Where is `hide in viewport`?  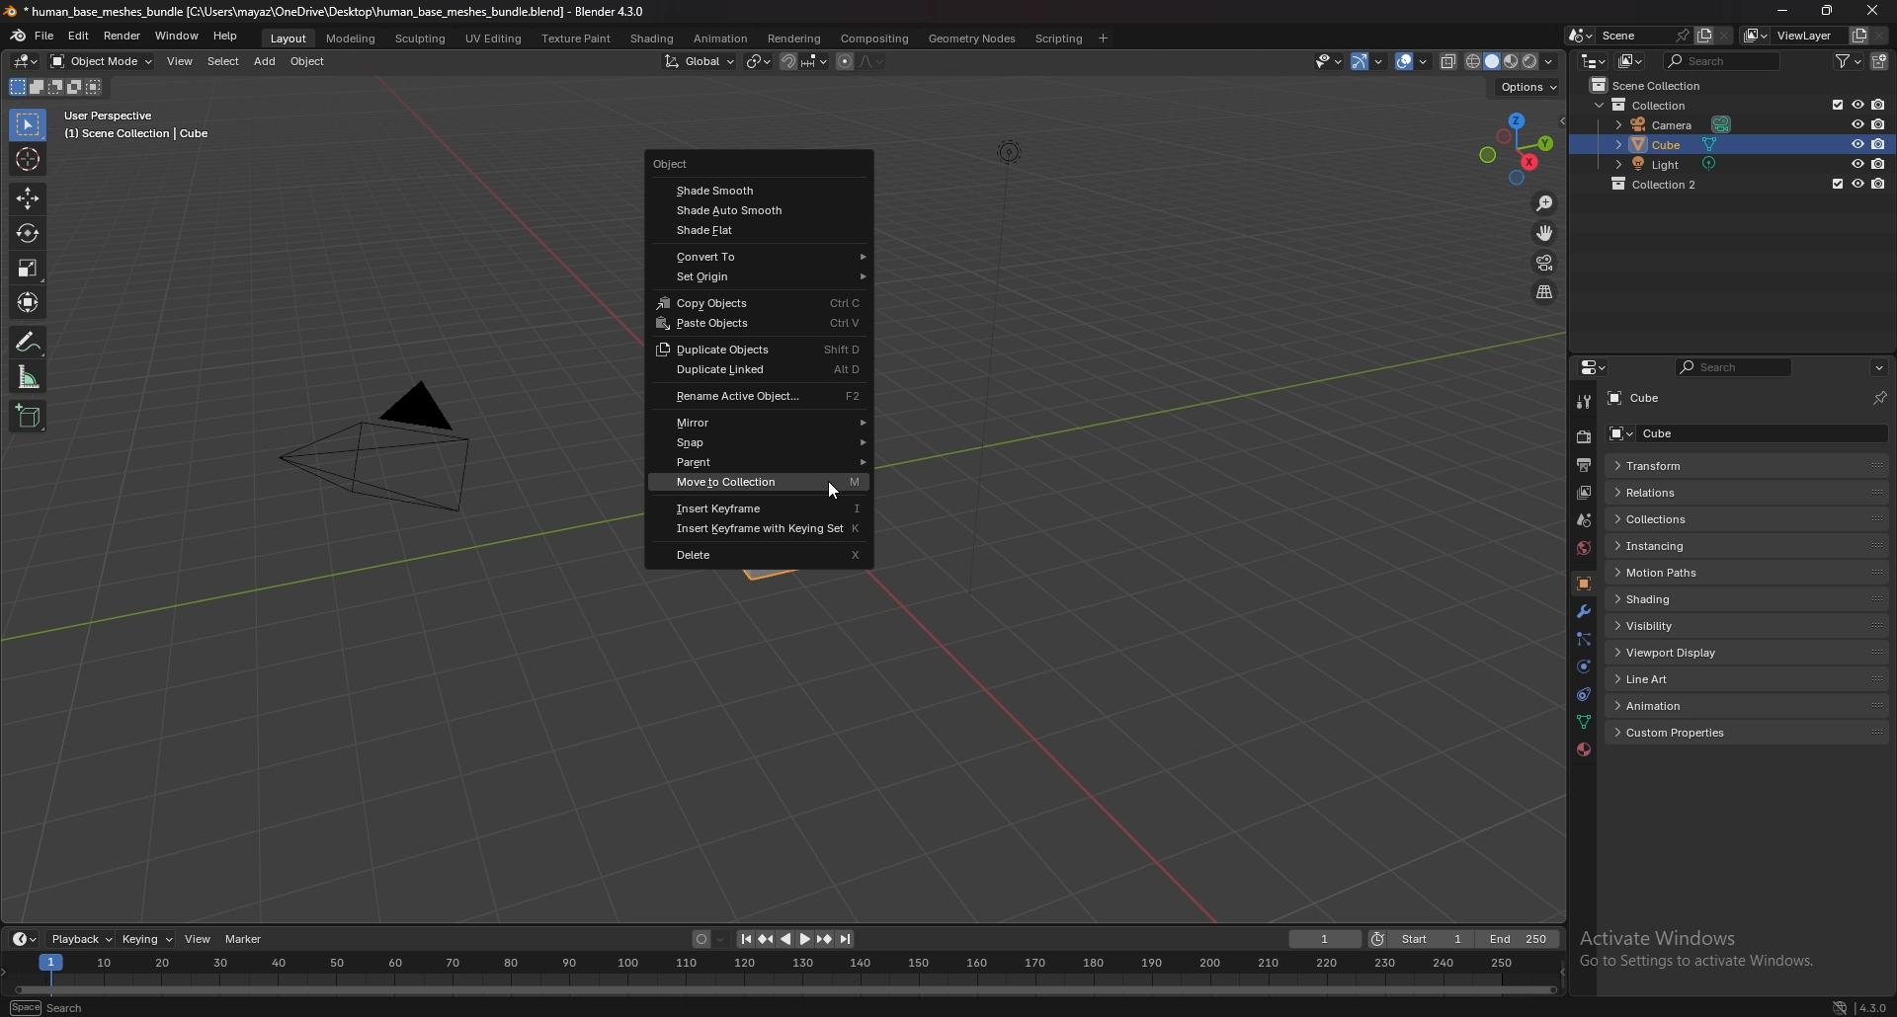
hide in viewport is located at coordinates (1857, 143).